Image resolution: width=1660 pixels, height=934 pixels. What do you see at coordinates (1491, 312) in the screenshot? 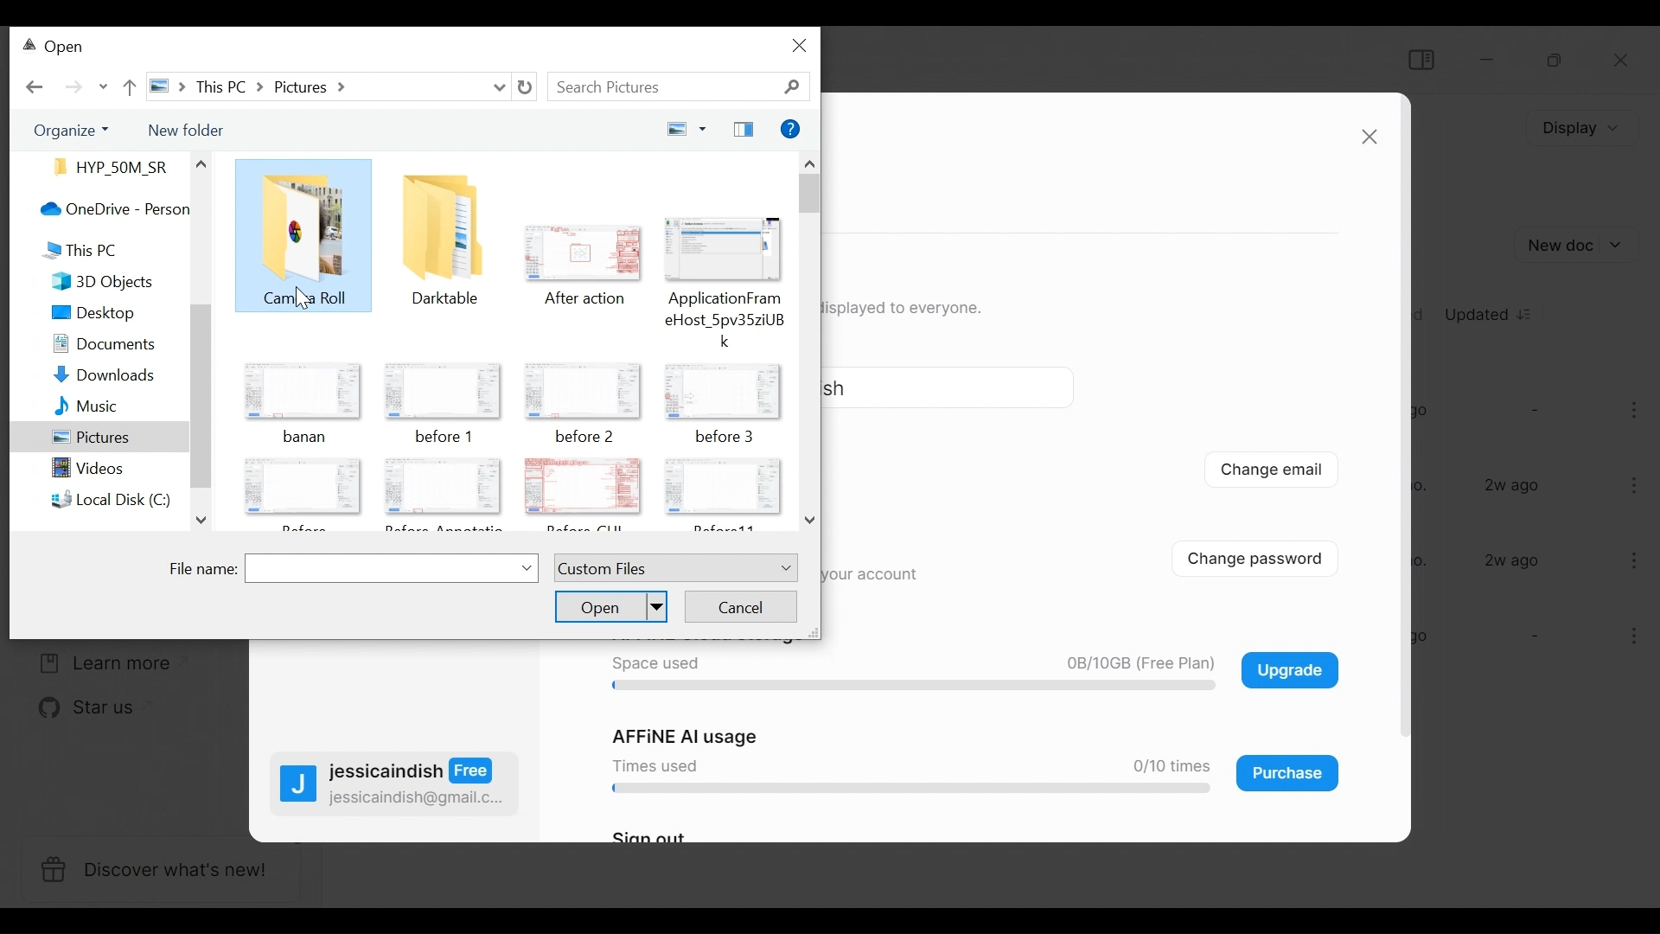
I see `Updated` at bounding box center [1491, 312].